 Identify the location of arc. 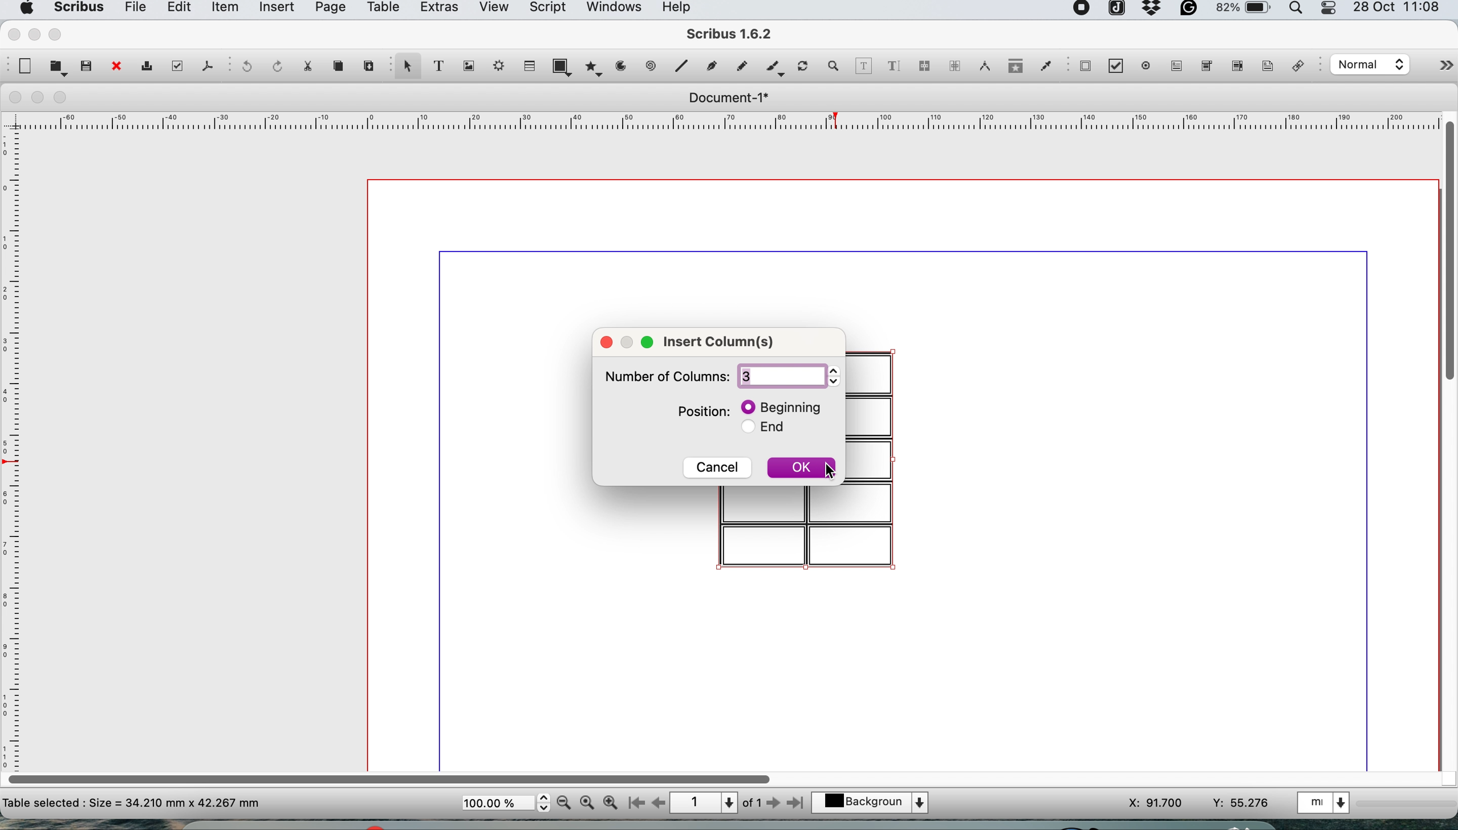
(625, 66).